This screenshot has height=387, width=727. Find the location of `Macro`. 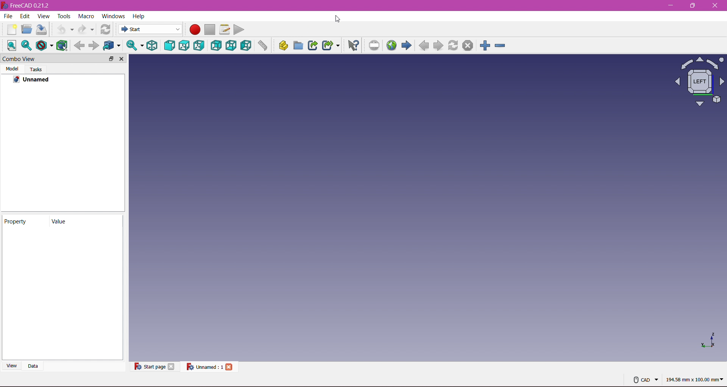

Macro is located at coordinates (86, 16).